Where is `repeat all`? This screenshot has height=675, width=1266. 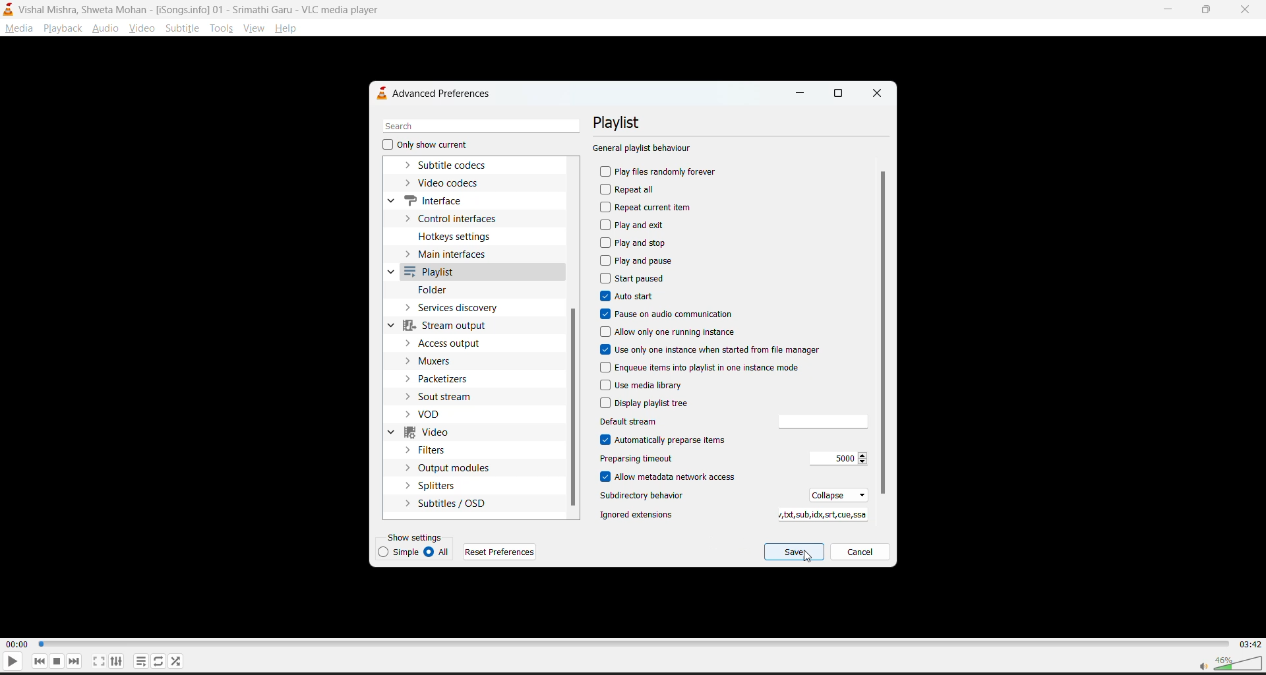 repeat all is located at coordinates (628, 191).